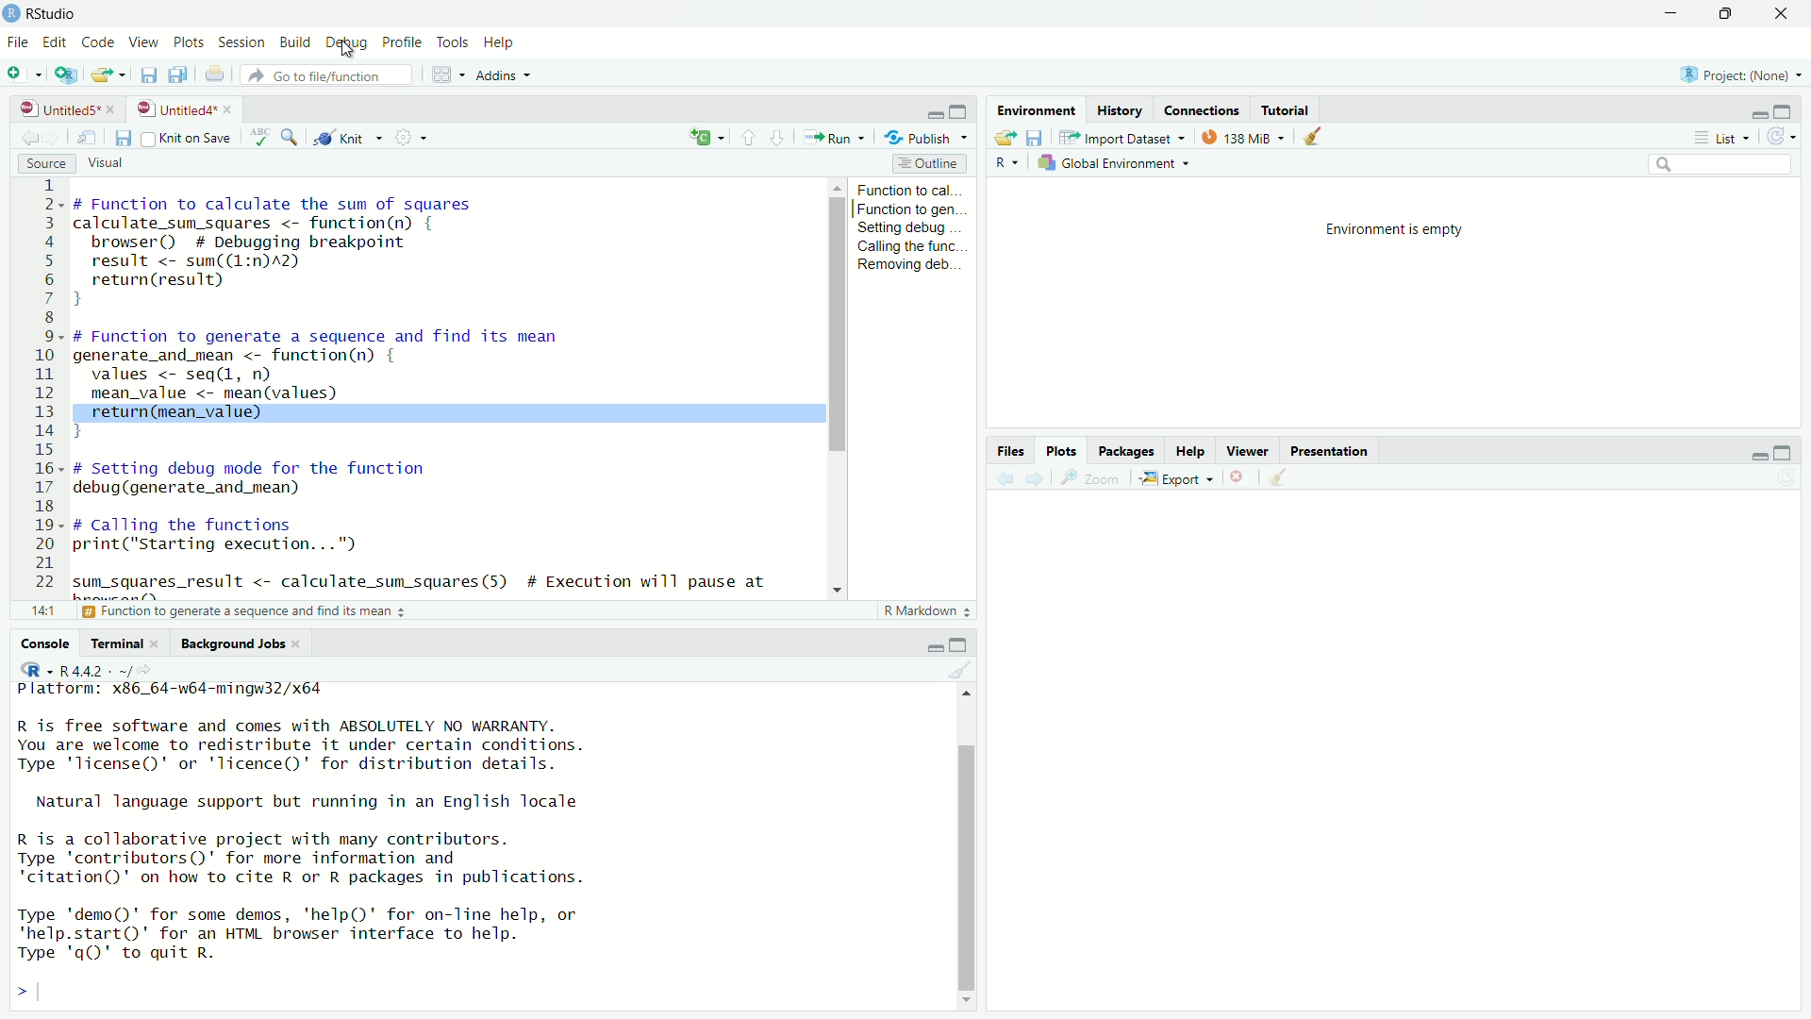  I want to click on c+, so click(706, 138).